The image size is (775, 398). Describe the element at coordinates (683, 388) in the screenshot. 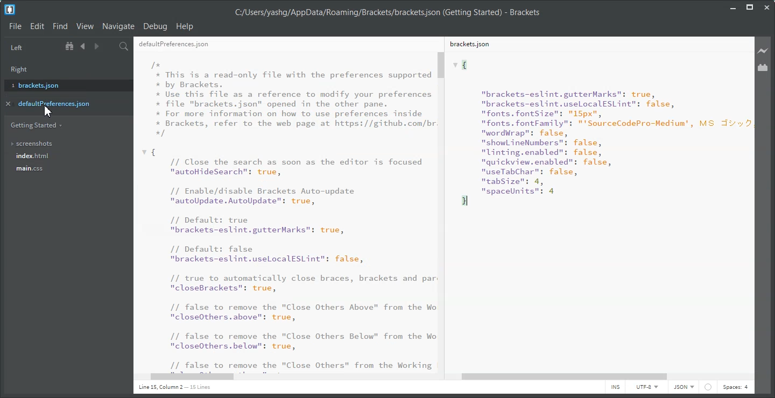

I see `HTML` at that location.